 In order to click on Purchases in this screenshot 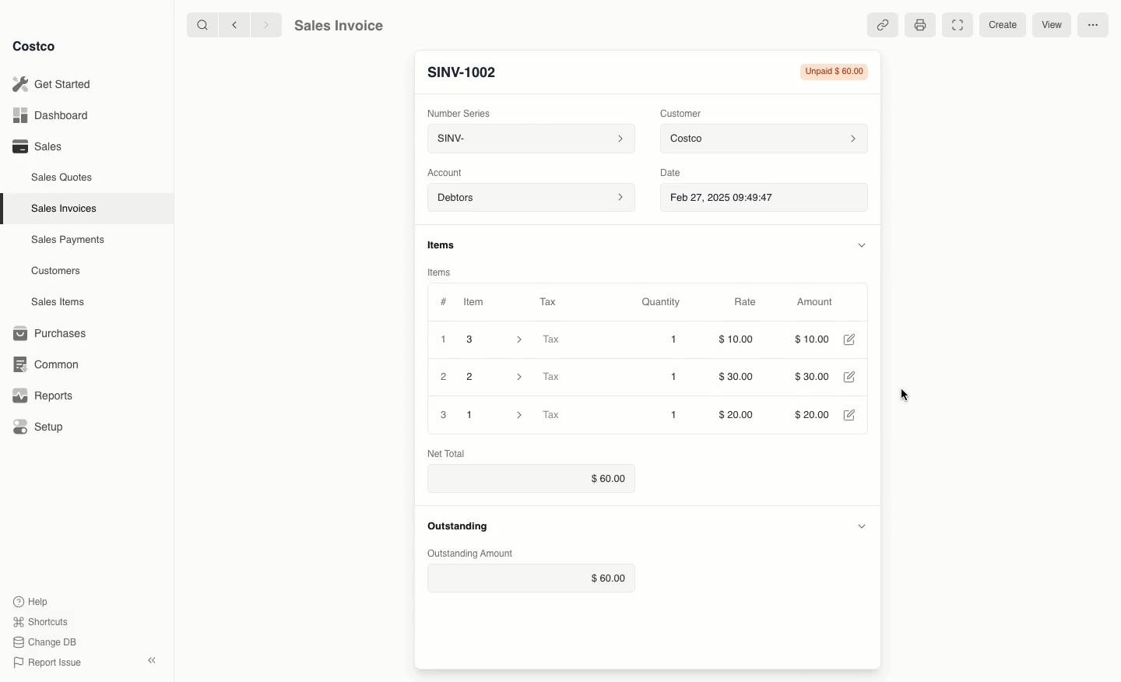, I will do `click(51, 333)`.